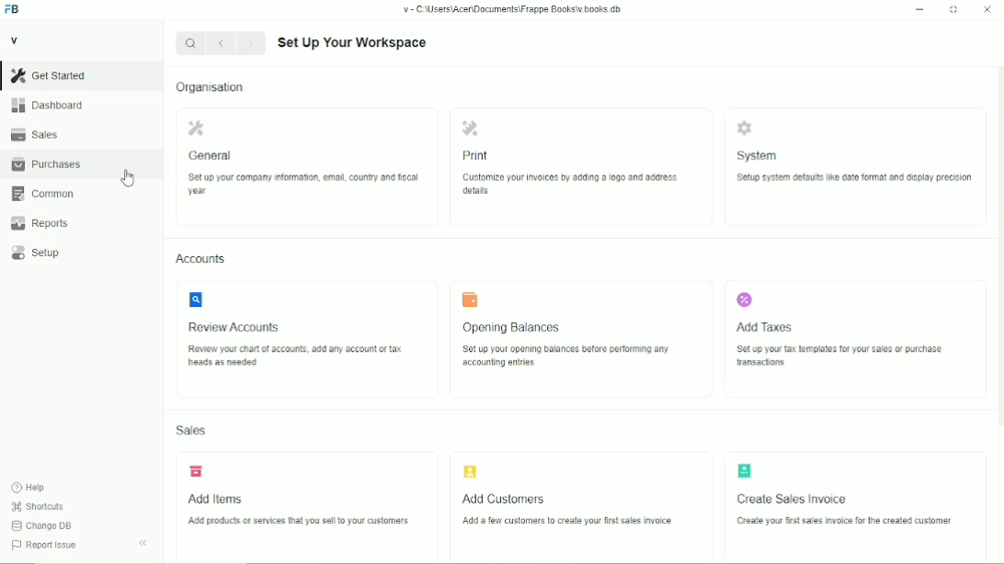 This screenshot has height=564, width=1004. What do you see at coordinates (220, 42) in the screenshot?
I see `Back` at bounding box center [220, 42].